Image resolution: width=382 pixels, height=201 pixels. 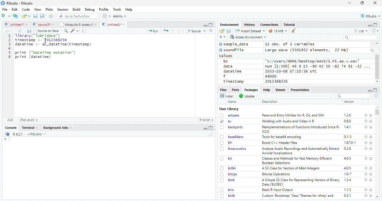 I want to click on Terminal, so click(x=30, y=128).